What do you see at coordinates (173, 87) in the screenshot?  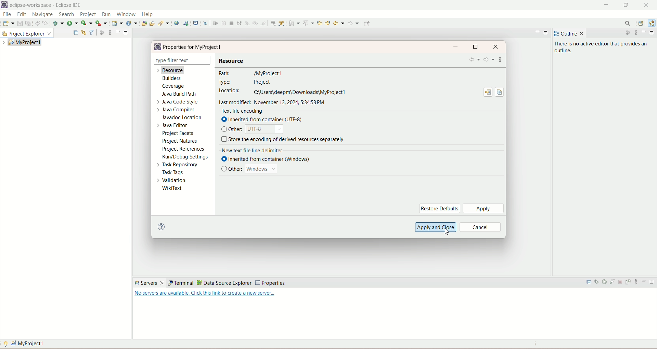 I see `coverage` at bounding box center [173, 87].